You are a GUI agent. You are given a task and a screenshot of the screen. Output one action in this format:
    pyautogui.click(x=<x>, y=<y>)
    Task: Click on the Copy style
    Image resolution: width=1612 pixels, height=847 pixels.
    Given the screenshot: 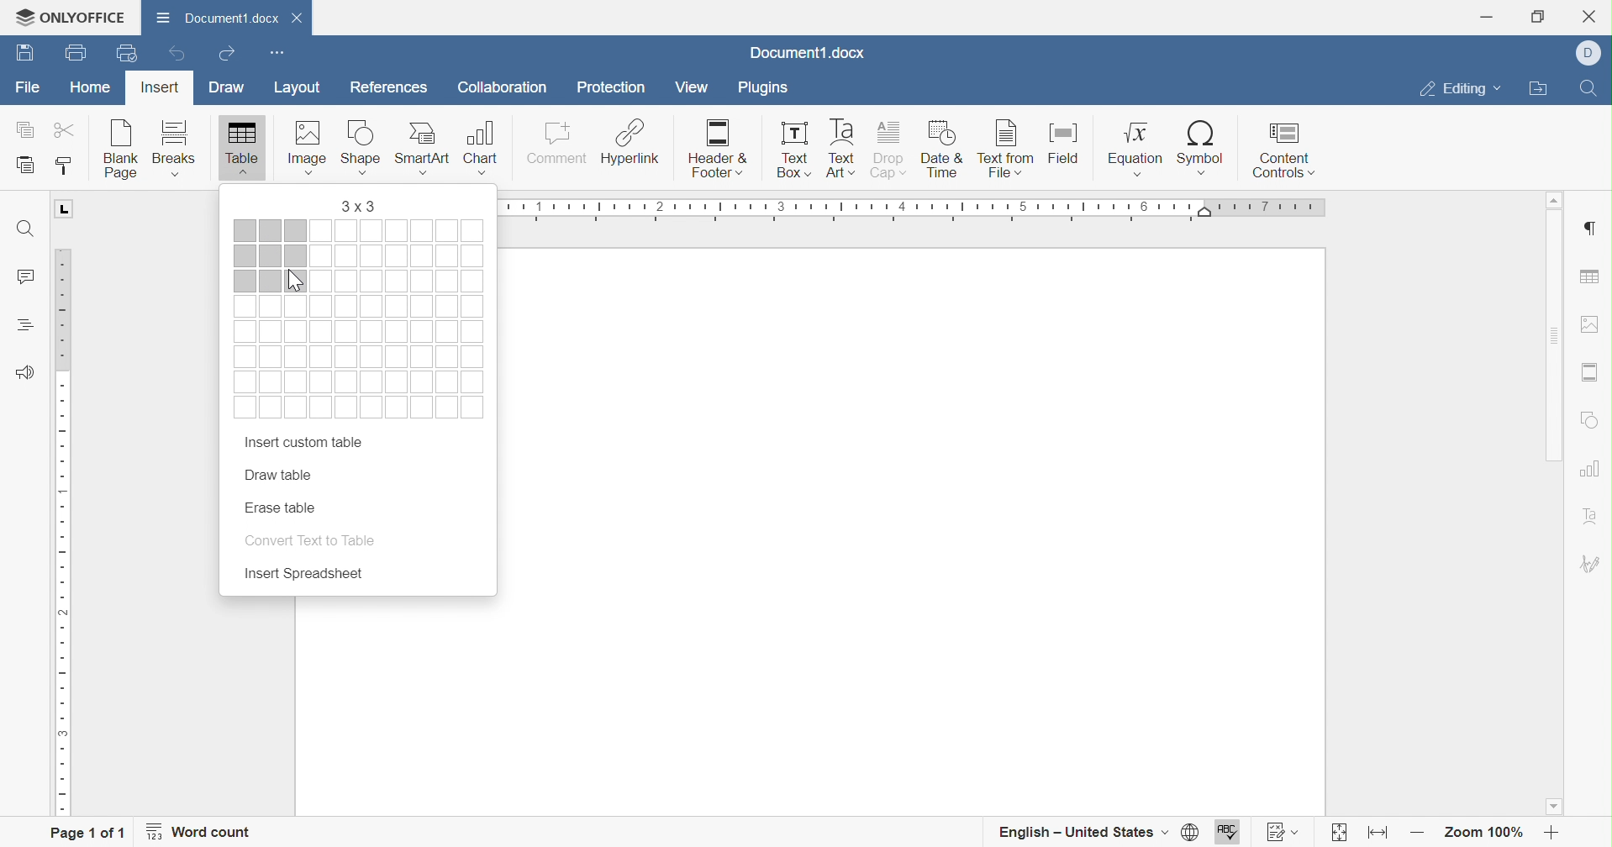 What is the action you would take?
    pyautogui.click(x=65, y=167)
    